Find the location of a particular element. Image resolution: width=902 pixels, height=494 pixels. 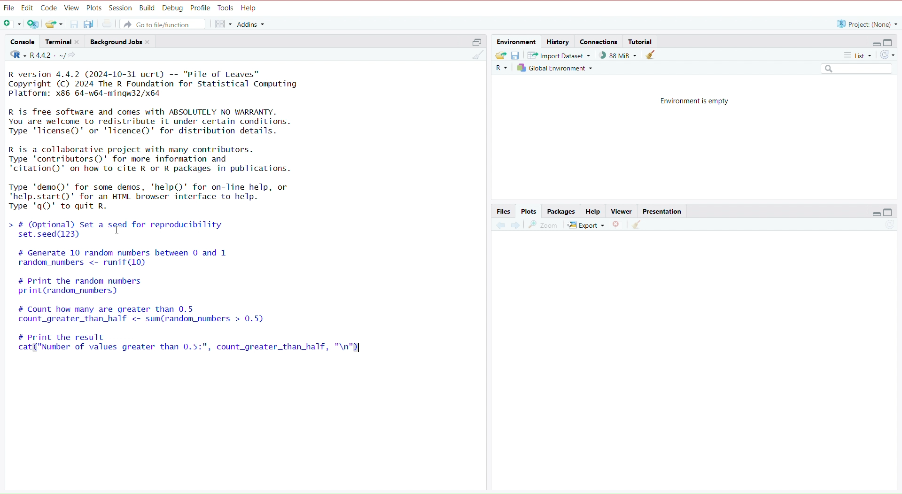

Hide is located at coordinates (876, 43).